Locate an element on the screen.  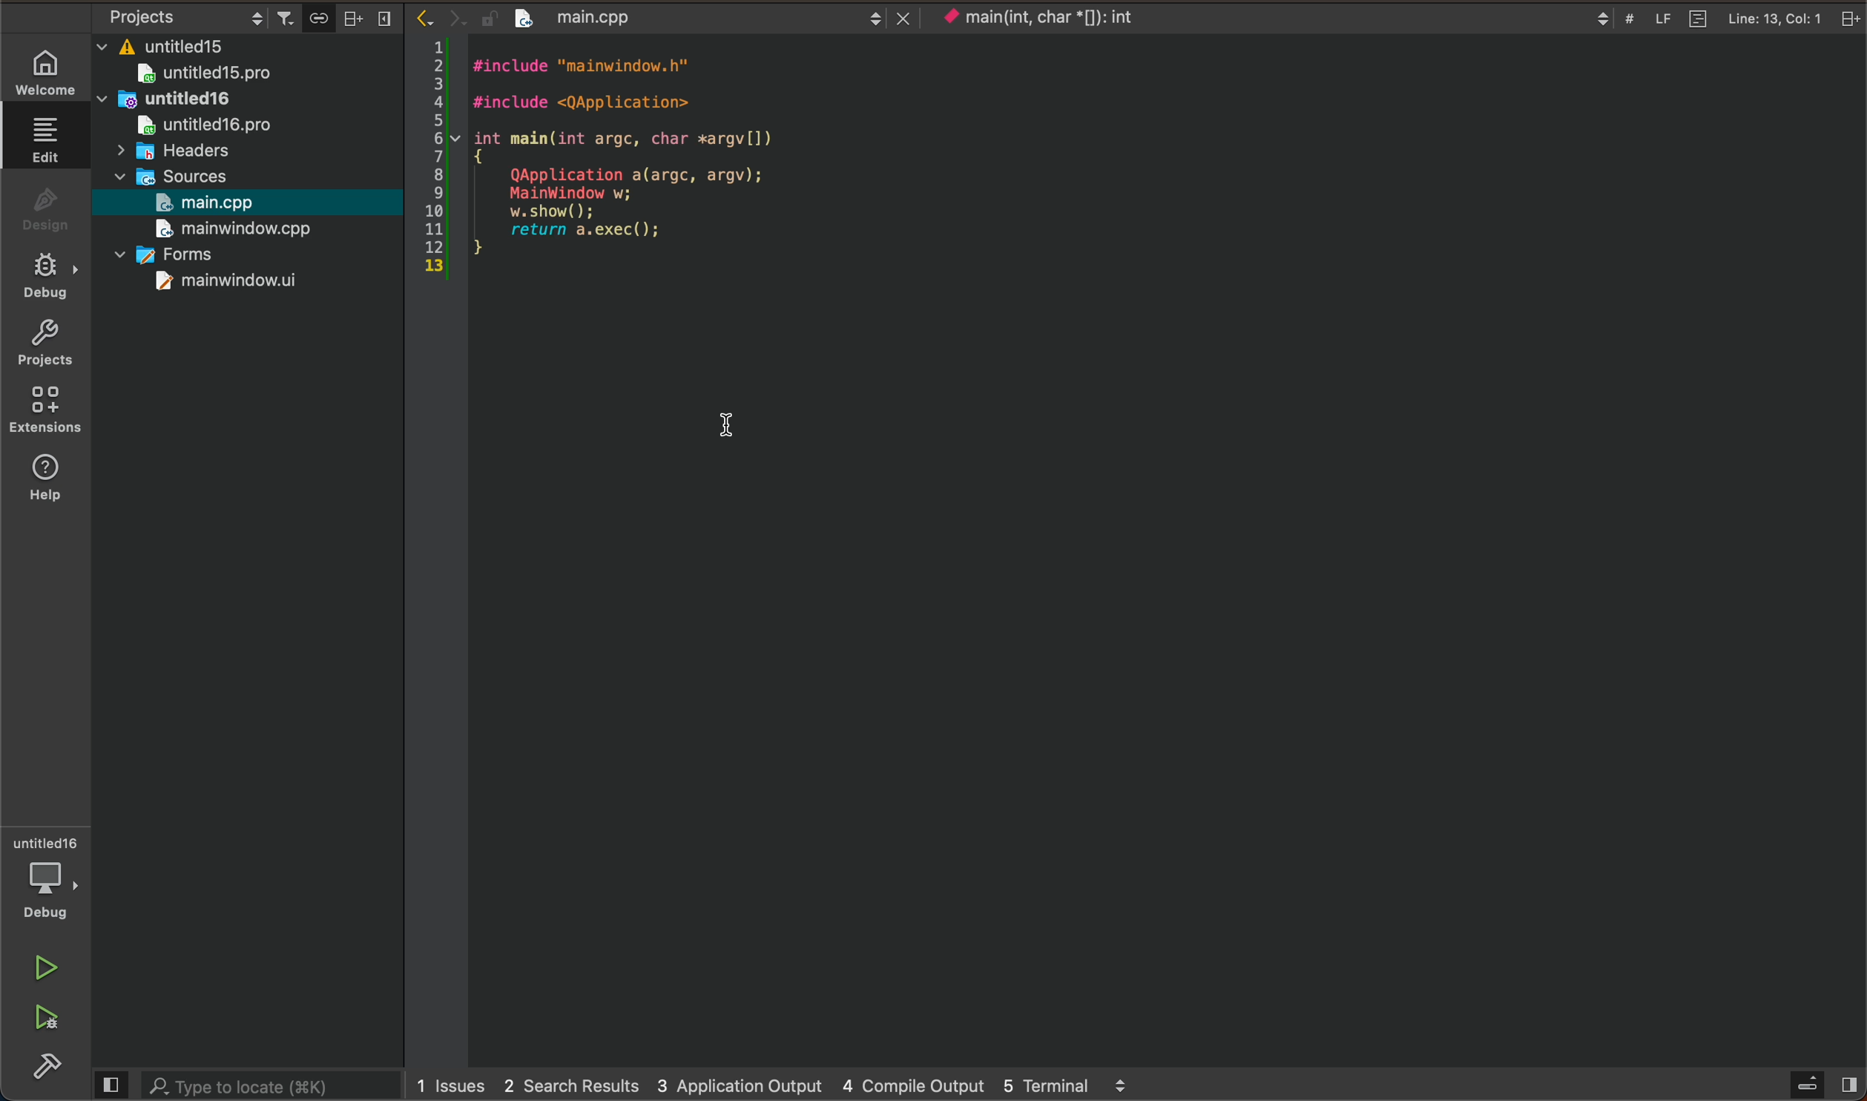
run and debug is located at coordinates (50, 1017).